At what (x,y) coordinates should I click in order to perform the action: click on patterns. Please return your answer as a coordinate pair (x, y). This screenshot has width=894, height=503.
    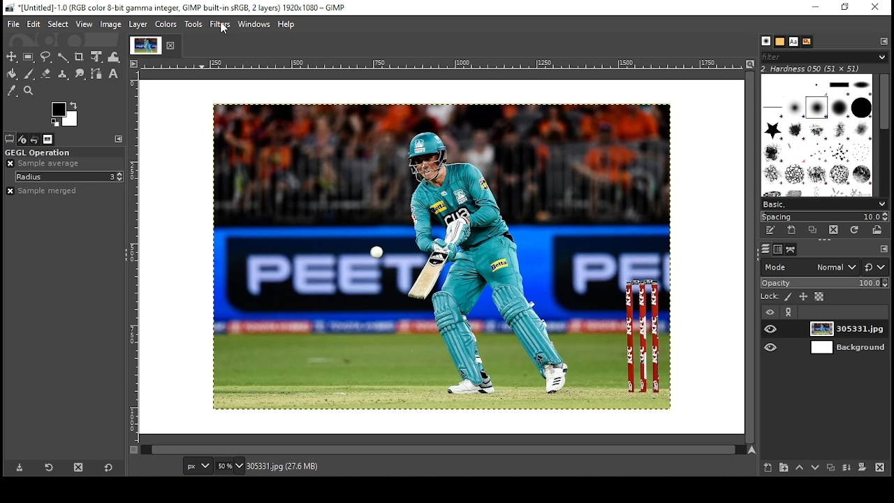
    Looking at the image, I should click on (781, 42).